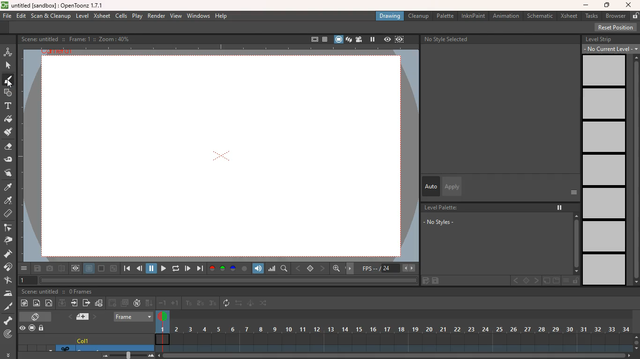  I want to click on level, so click(604, 270).